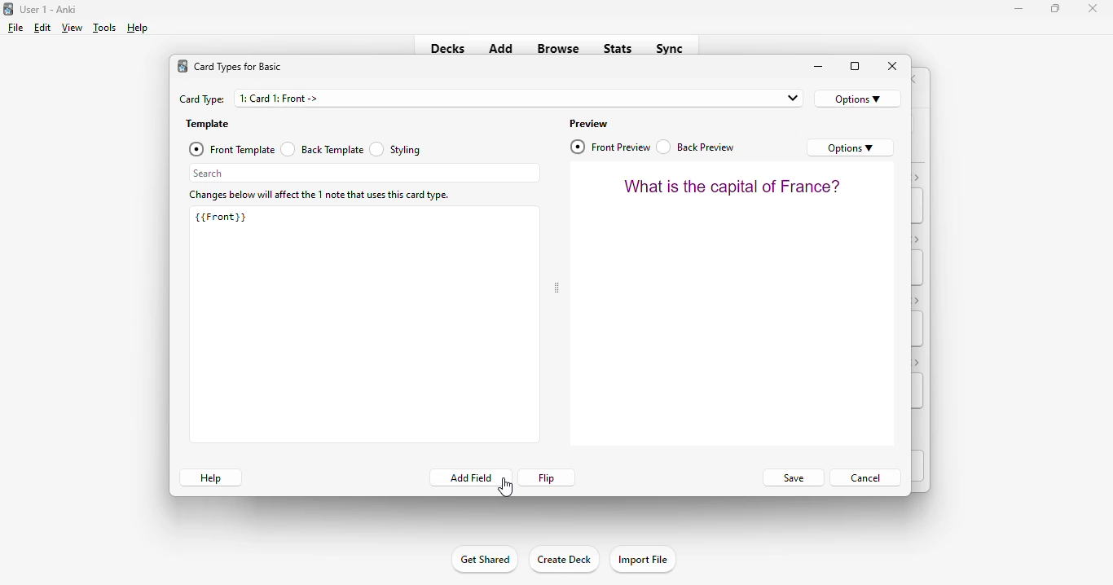 The image size is (1113, 585). Describe the element at coordinates (589, 124) in the screenshot. I see `preview` at that location.